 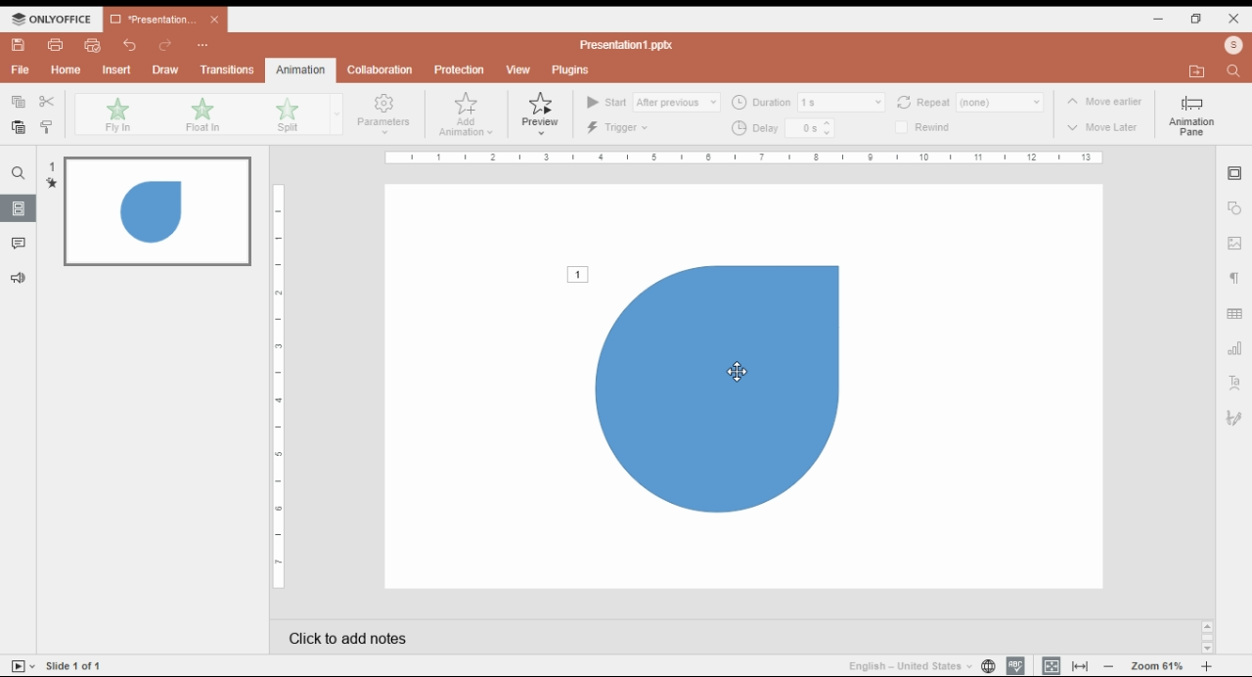 I want to click on view, so click(x=517, y=70).